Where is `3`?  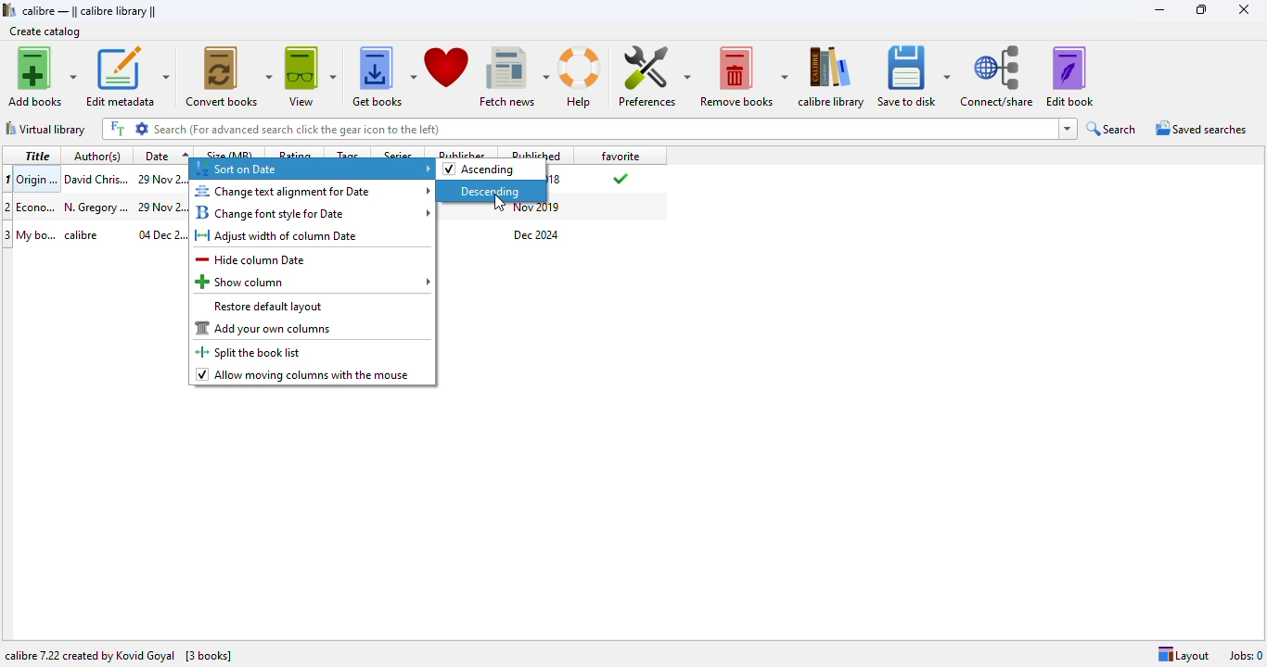
3 is located at coordinates (8, 235).